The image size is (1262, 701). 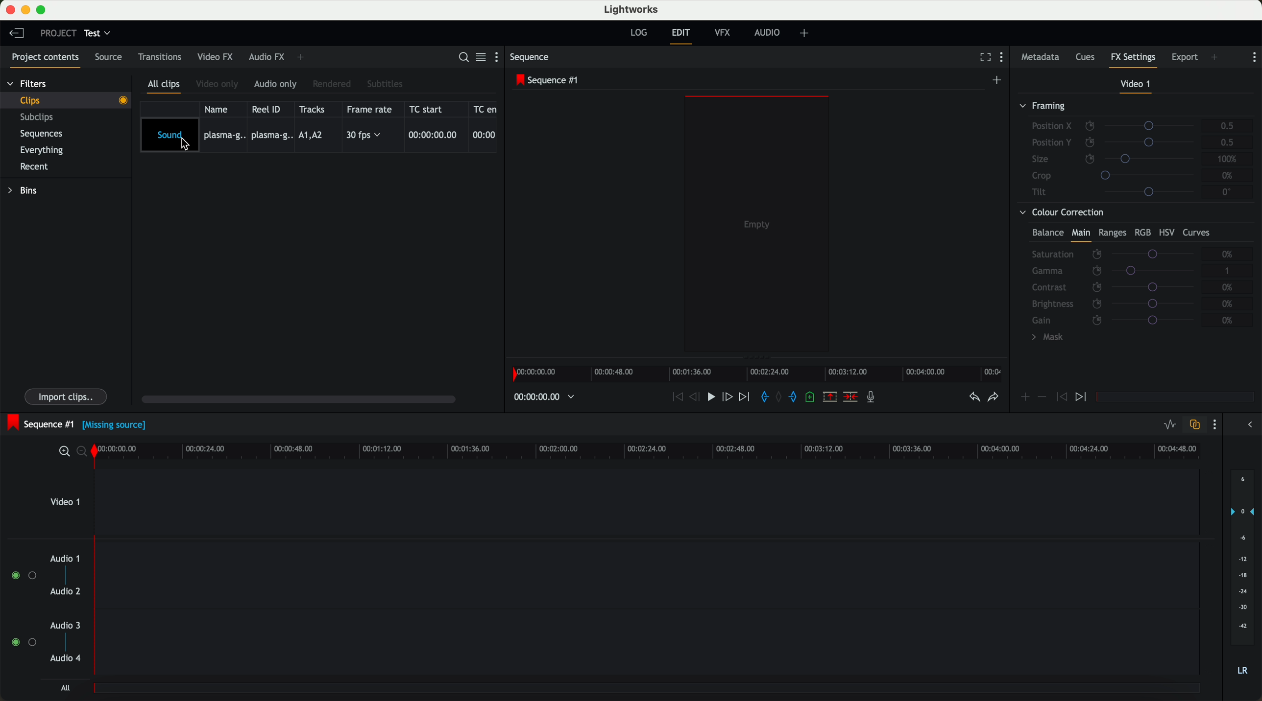 What do you see at coordinates (760, 374) in the screenshot?
I see `timeline` at bounding box center [760, 374].